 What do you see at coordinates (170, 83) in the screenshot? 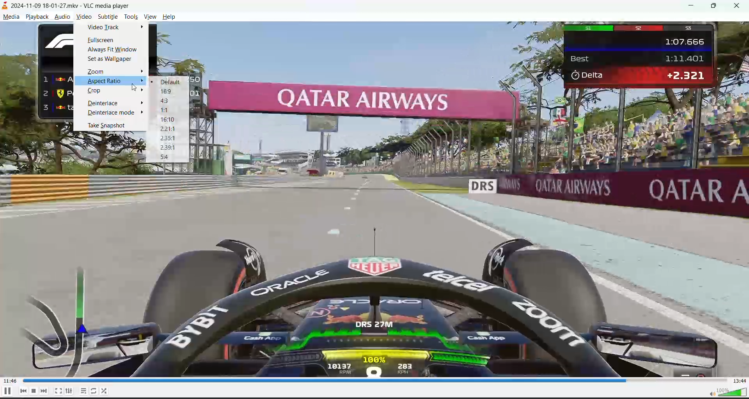
I see `default` at bounding box center [170, 83].